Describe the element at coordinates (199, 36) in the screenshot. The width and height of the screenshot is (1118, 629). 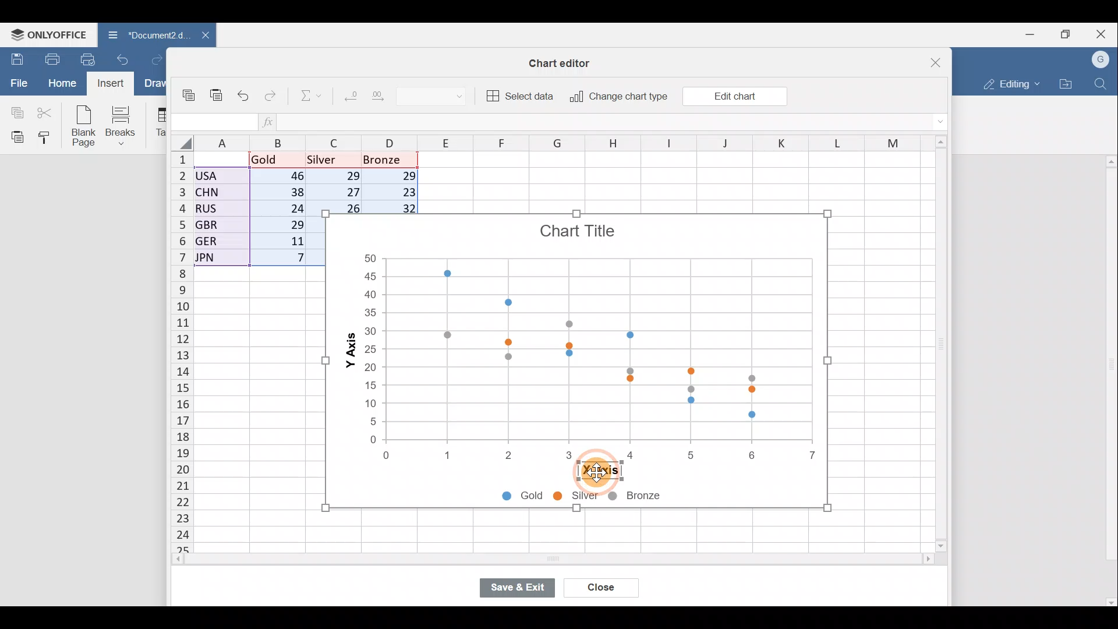
I see `Close document` at that location.